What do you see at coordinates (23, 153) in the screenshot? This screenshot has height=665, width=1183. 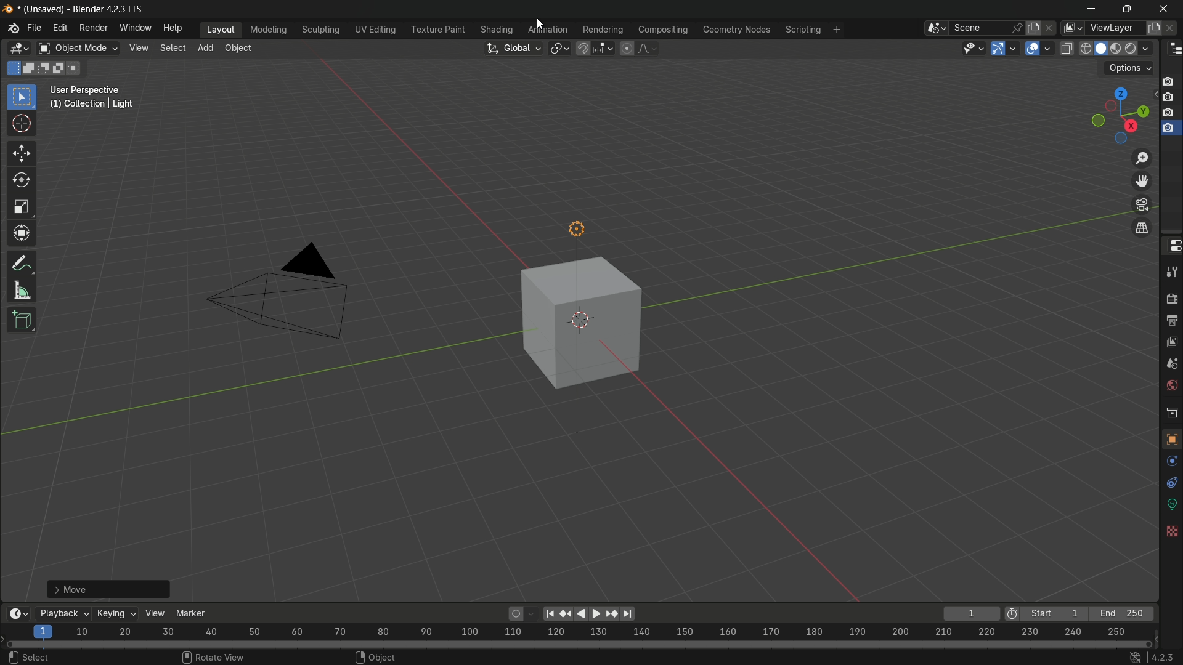 I see `move` at bounding box center [23, 153].